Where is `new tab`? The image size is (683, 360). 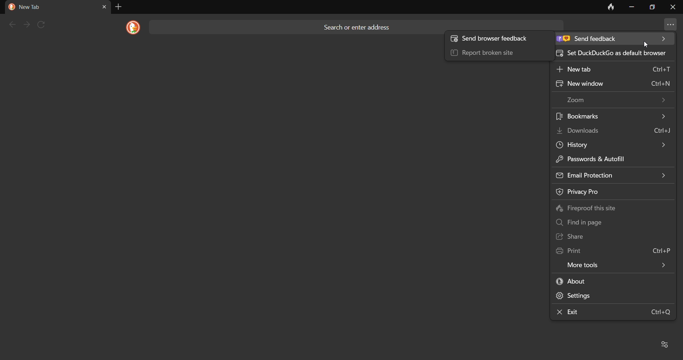
new tab is located at coordinates (613, 69).